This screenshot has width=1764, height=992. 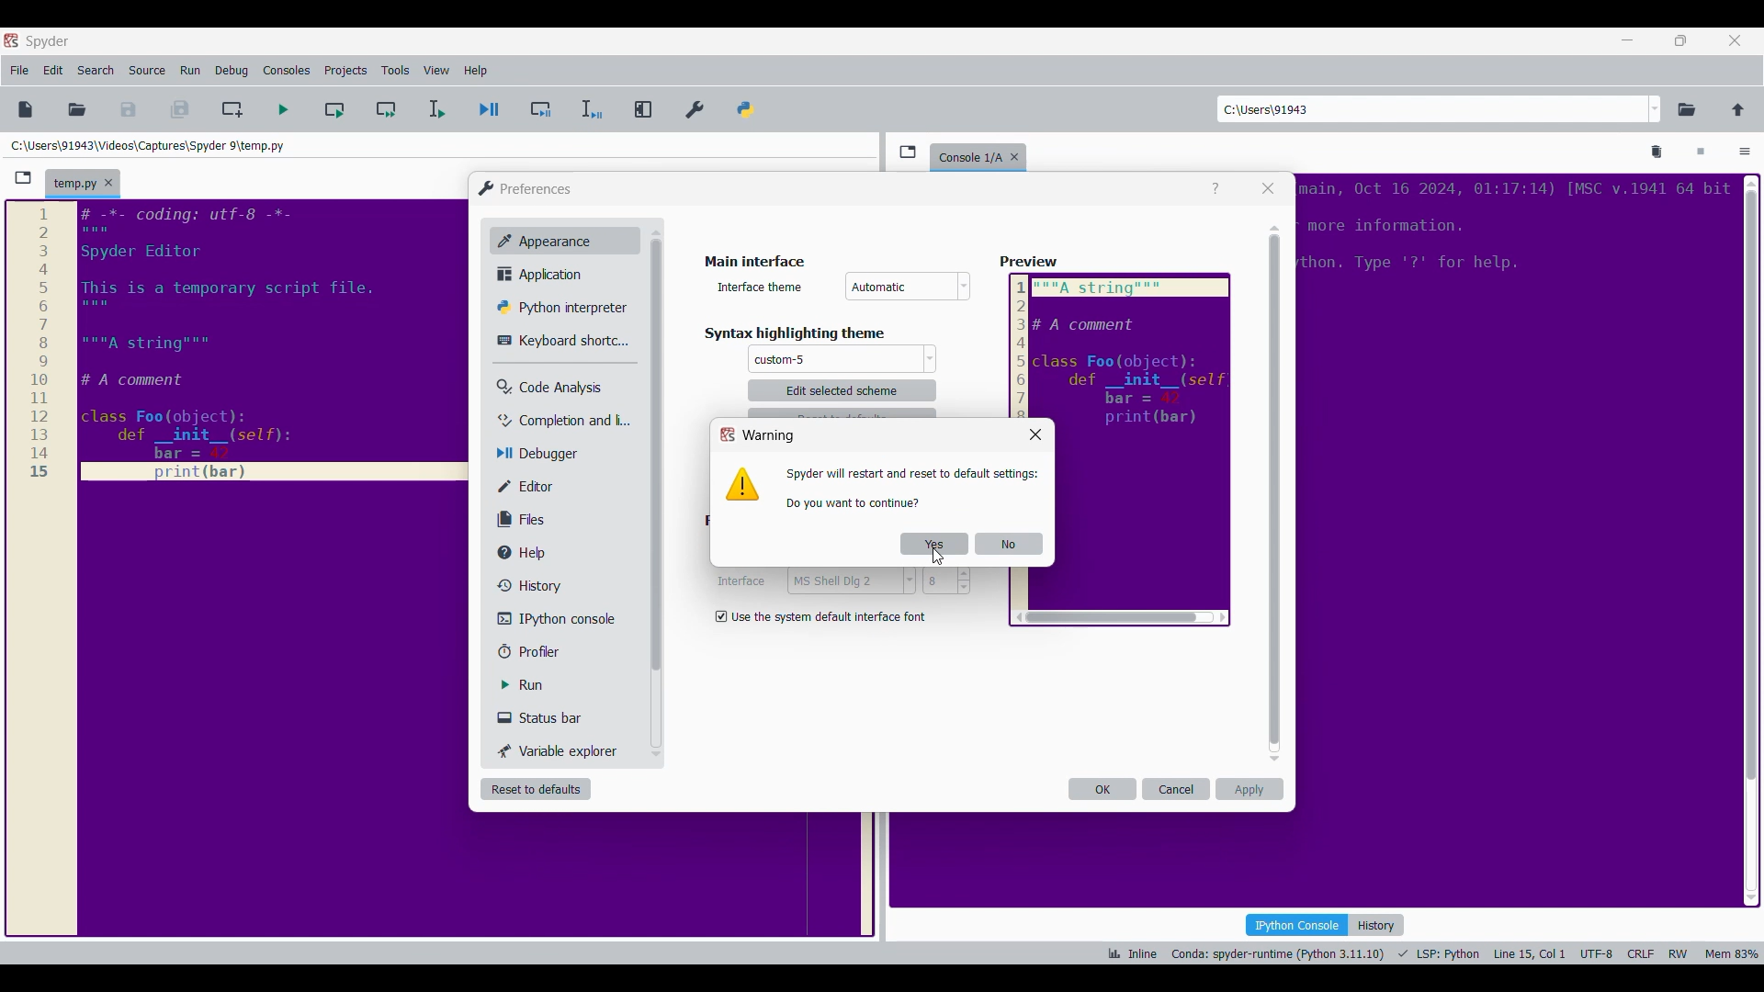 What do you see at coordinates (1657, 153) in the screenshot?
I see `Remove all variables from namespace` at bounding box center [1657, 153].